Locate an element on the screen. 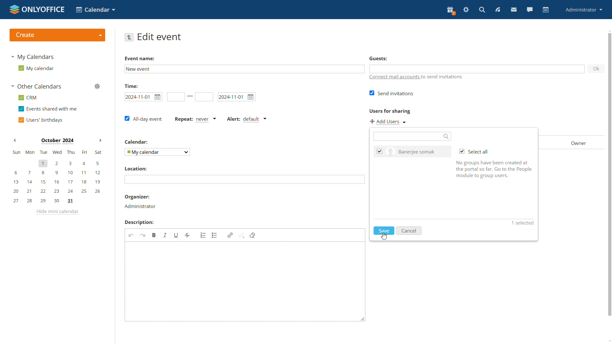 The height and width of the screenshot is (344, 612). edit event is located at coordinates (160, 37).